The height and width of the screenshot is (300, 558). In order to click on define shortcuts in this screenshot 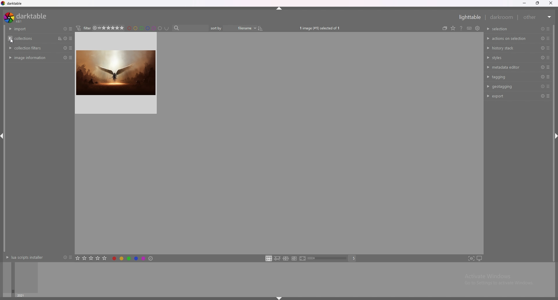, I will do `click(476, 28)`.